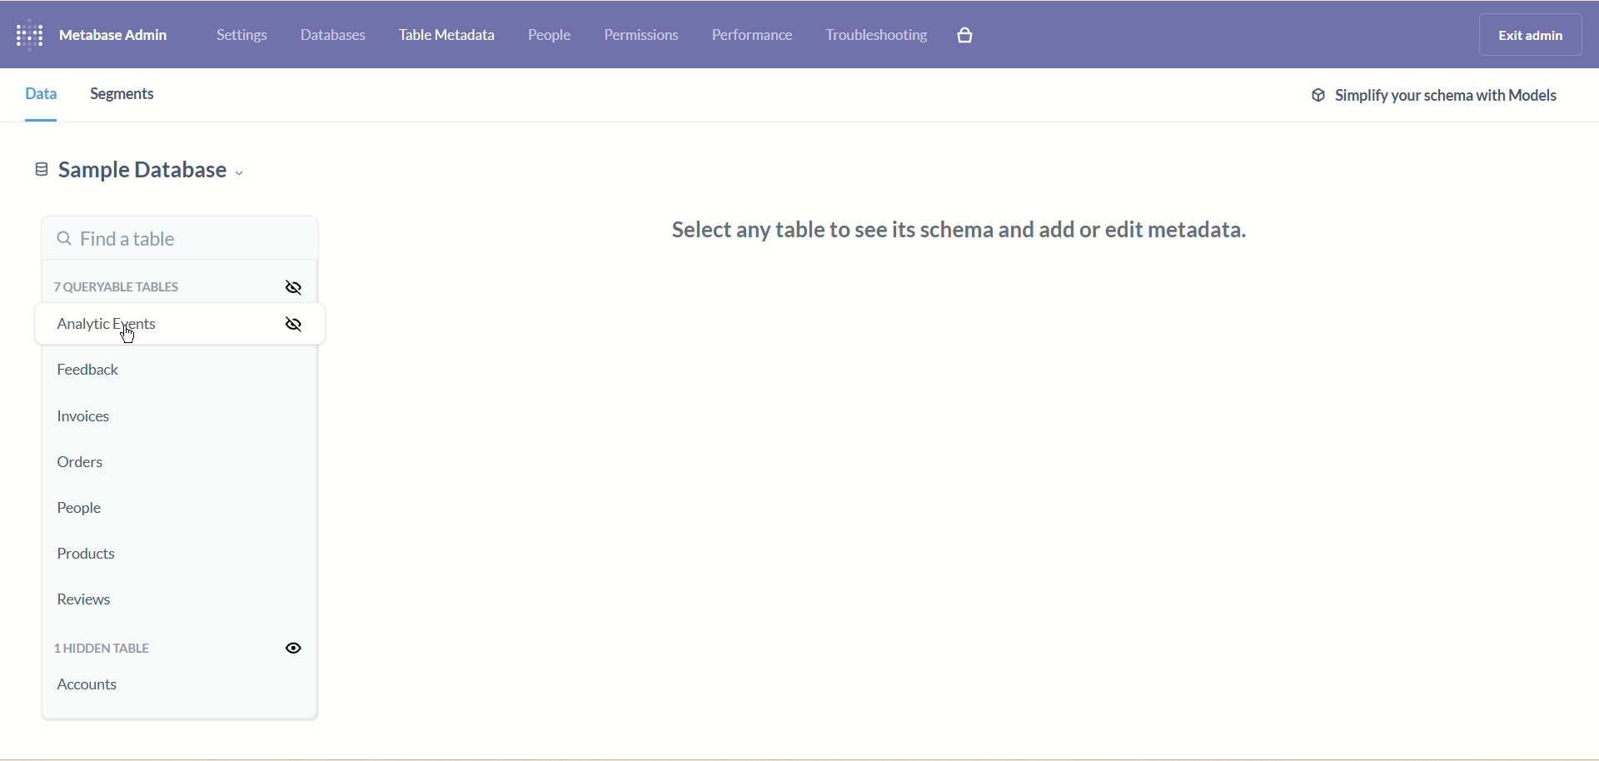 Image resolution: width=1599 pixels, height=761 pixels. What do you see at coordinates (284, 285) in the screenshot?
I see `Hide all` at bounding box center [284, 285].